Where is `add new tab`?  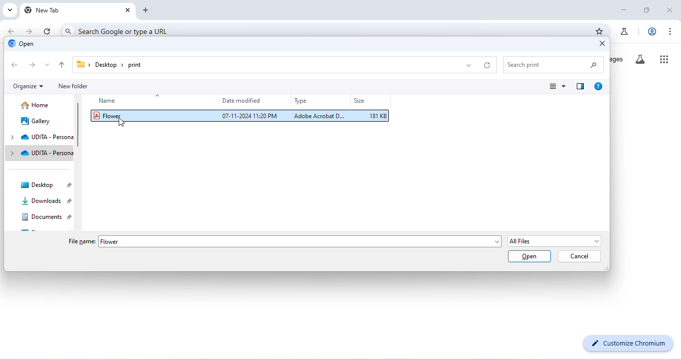 add new tab is located at coordinates (147, 10).